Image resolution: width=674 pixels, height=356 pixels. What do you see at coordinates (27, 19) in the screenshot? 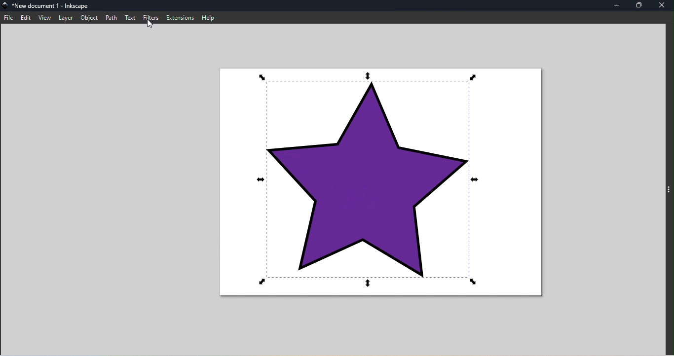
I see `Edit` at bounding box center [27, 19].